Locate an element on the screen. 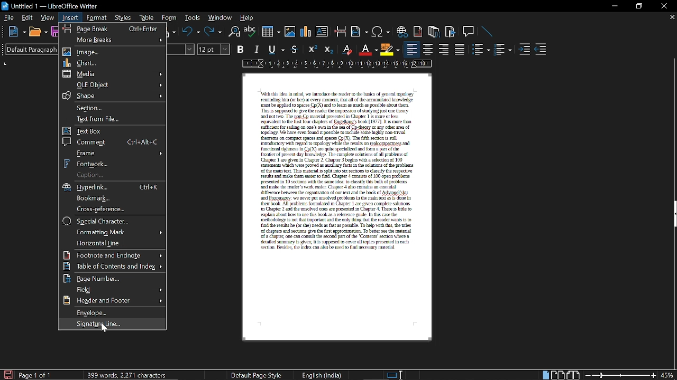  center is located at coordinates (427, 50).